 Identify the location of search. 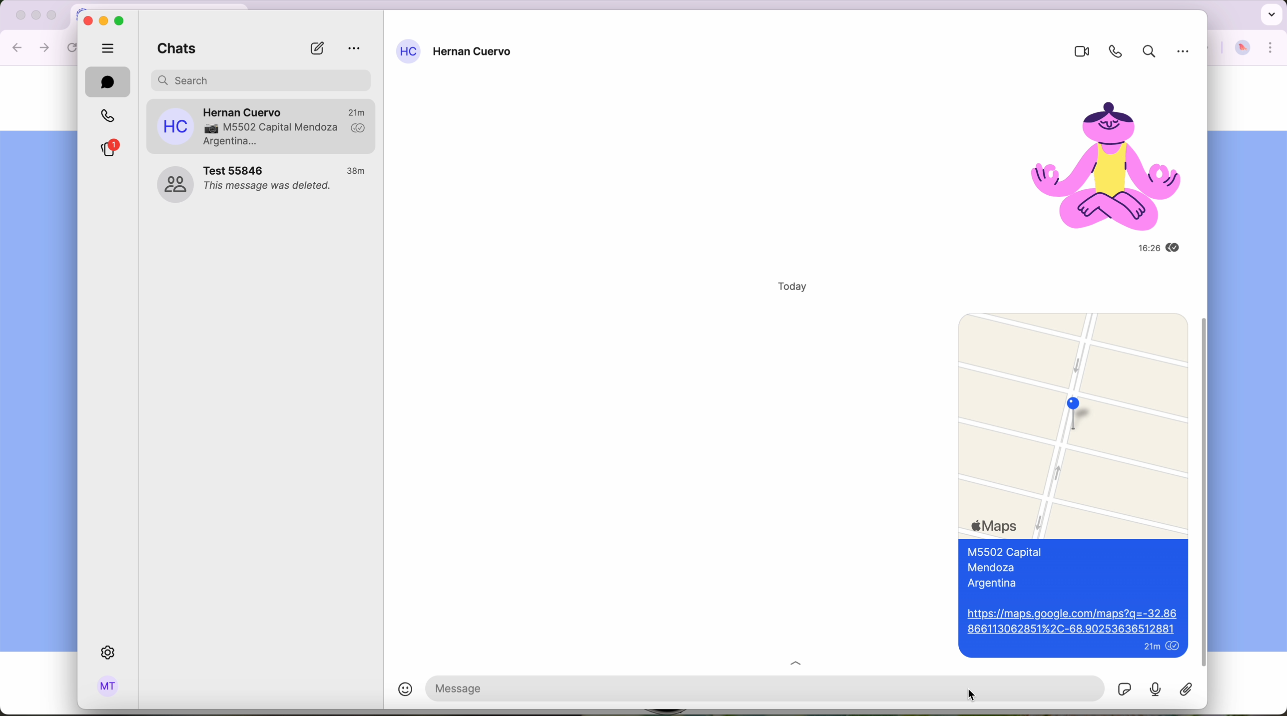
(1147, 53).